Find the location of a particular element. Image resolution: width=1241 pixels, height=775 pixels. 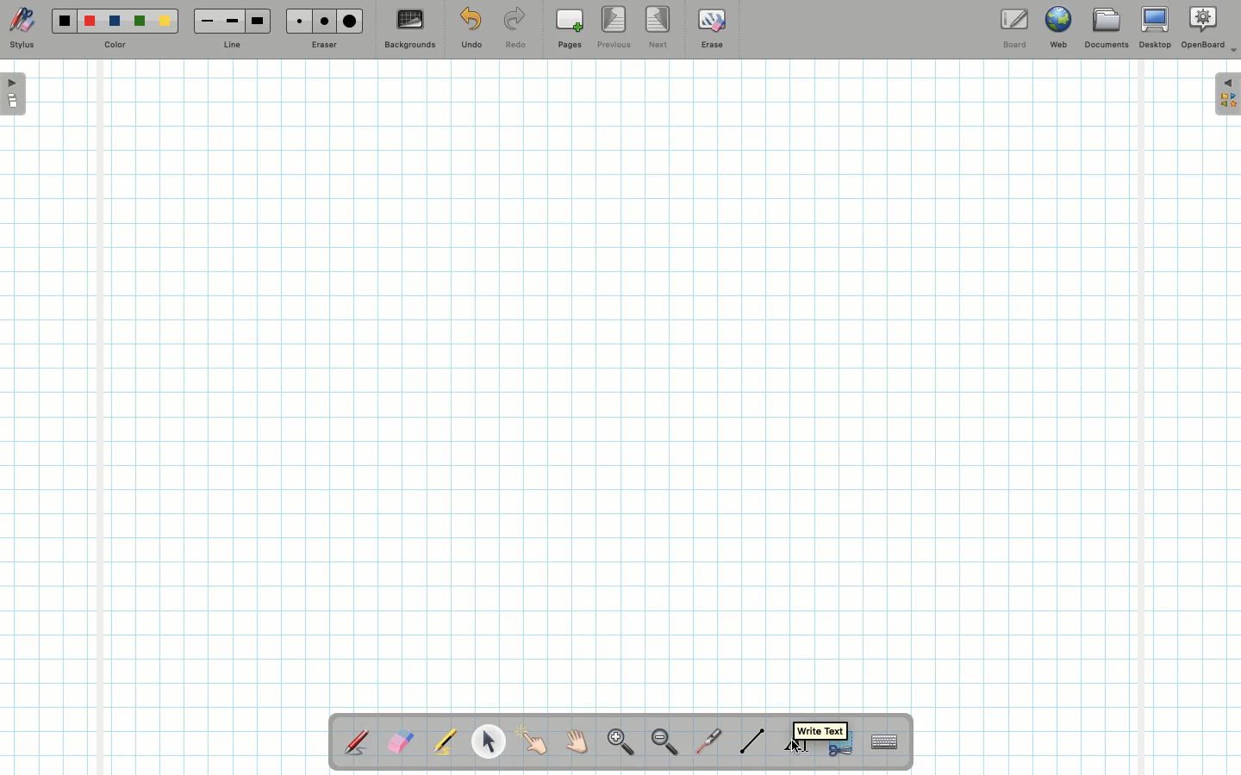

Pointer is located at coordinates (533, 741).